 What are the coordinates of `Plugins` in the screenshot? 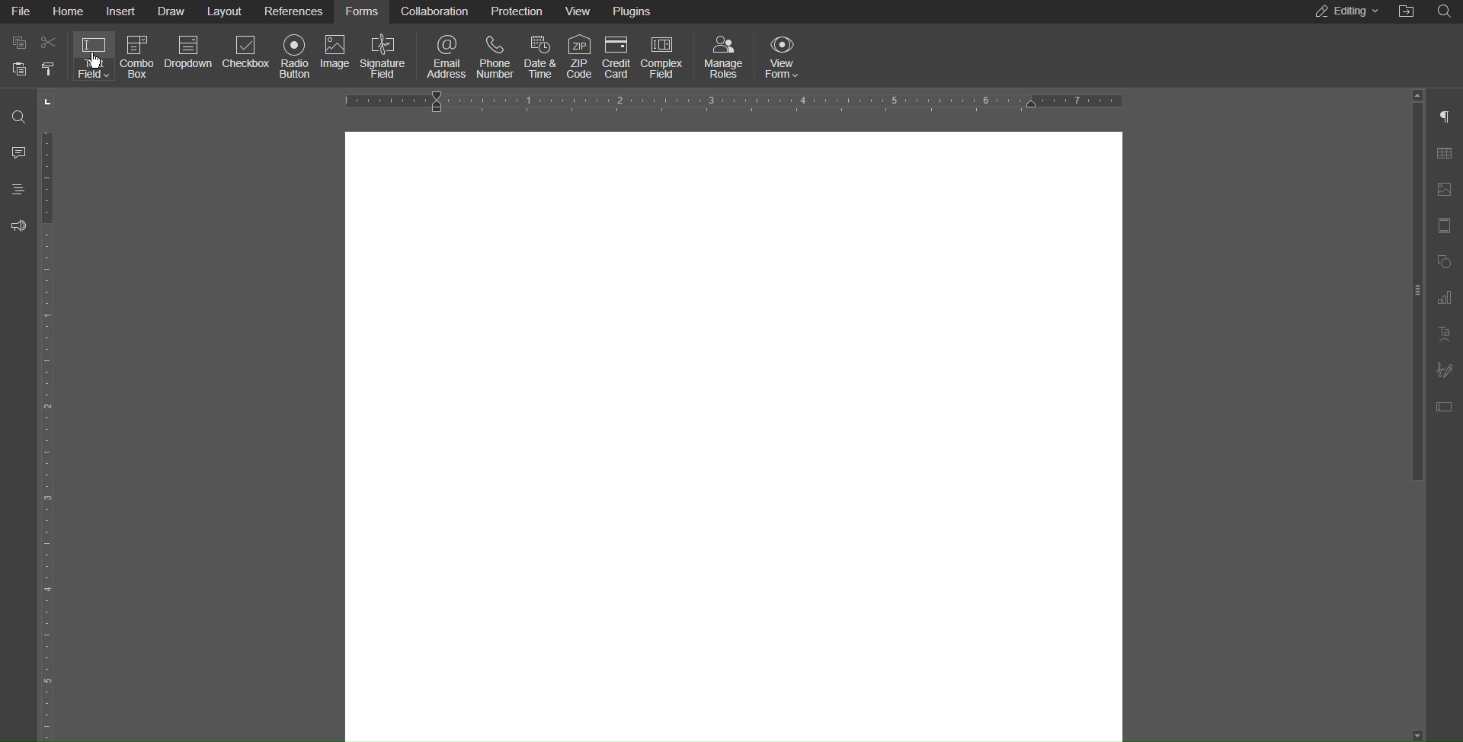 It's located at (635, 10).